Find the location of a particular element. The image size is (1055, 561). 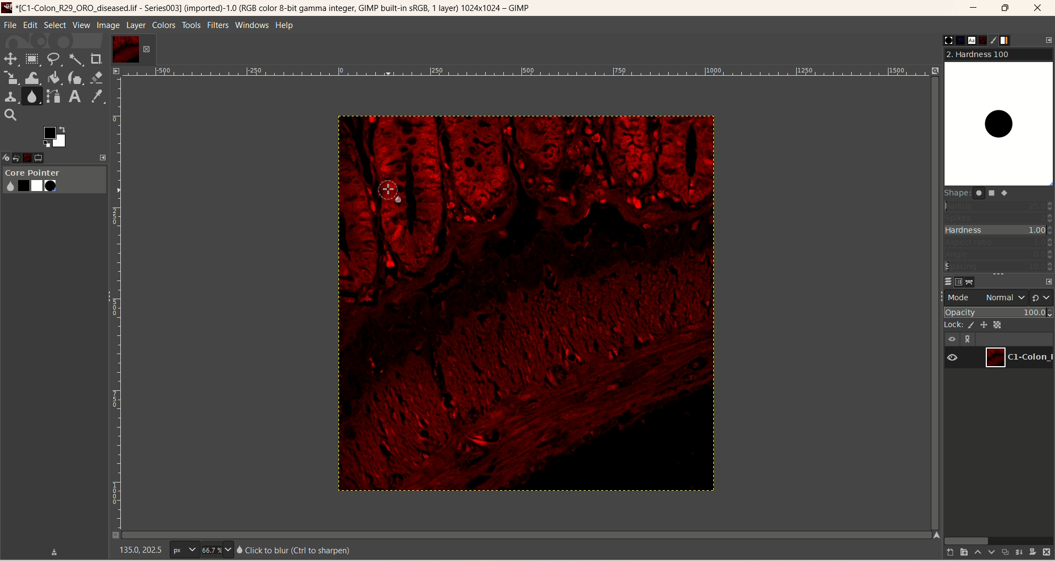

mode is located at coordinates (960, 297).